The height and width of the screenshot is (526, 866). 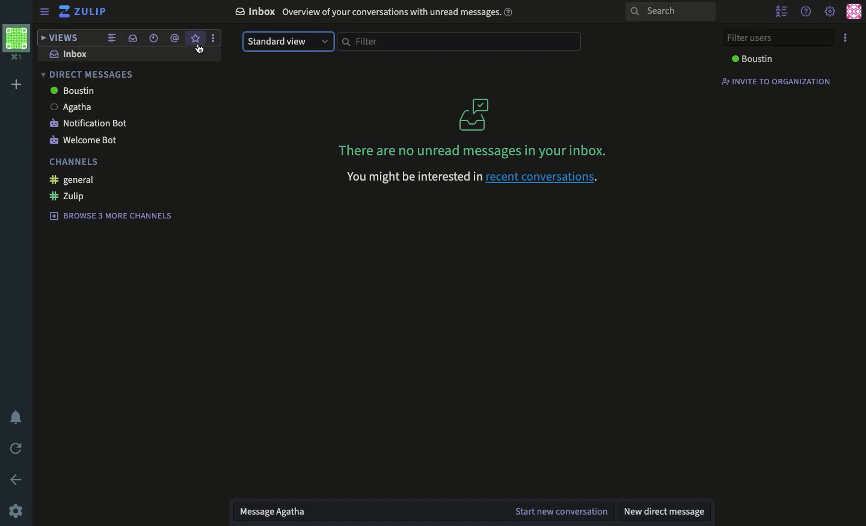 I want to click on back, so click(x=19, y=478).